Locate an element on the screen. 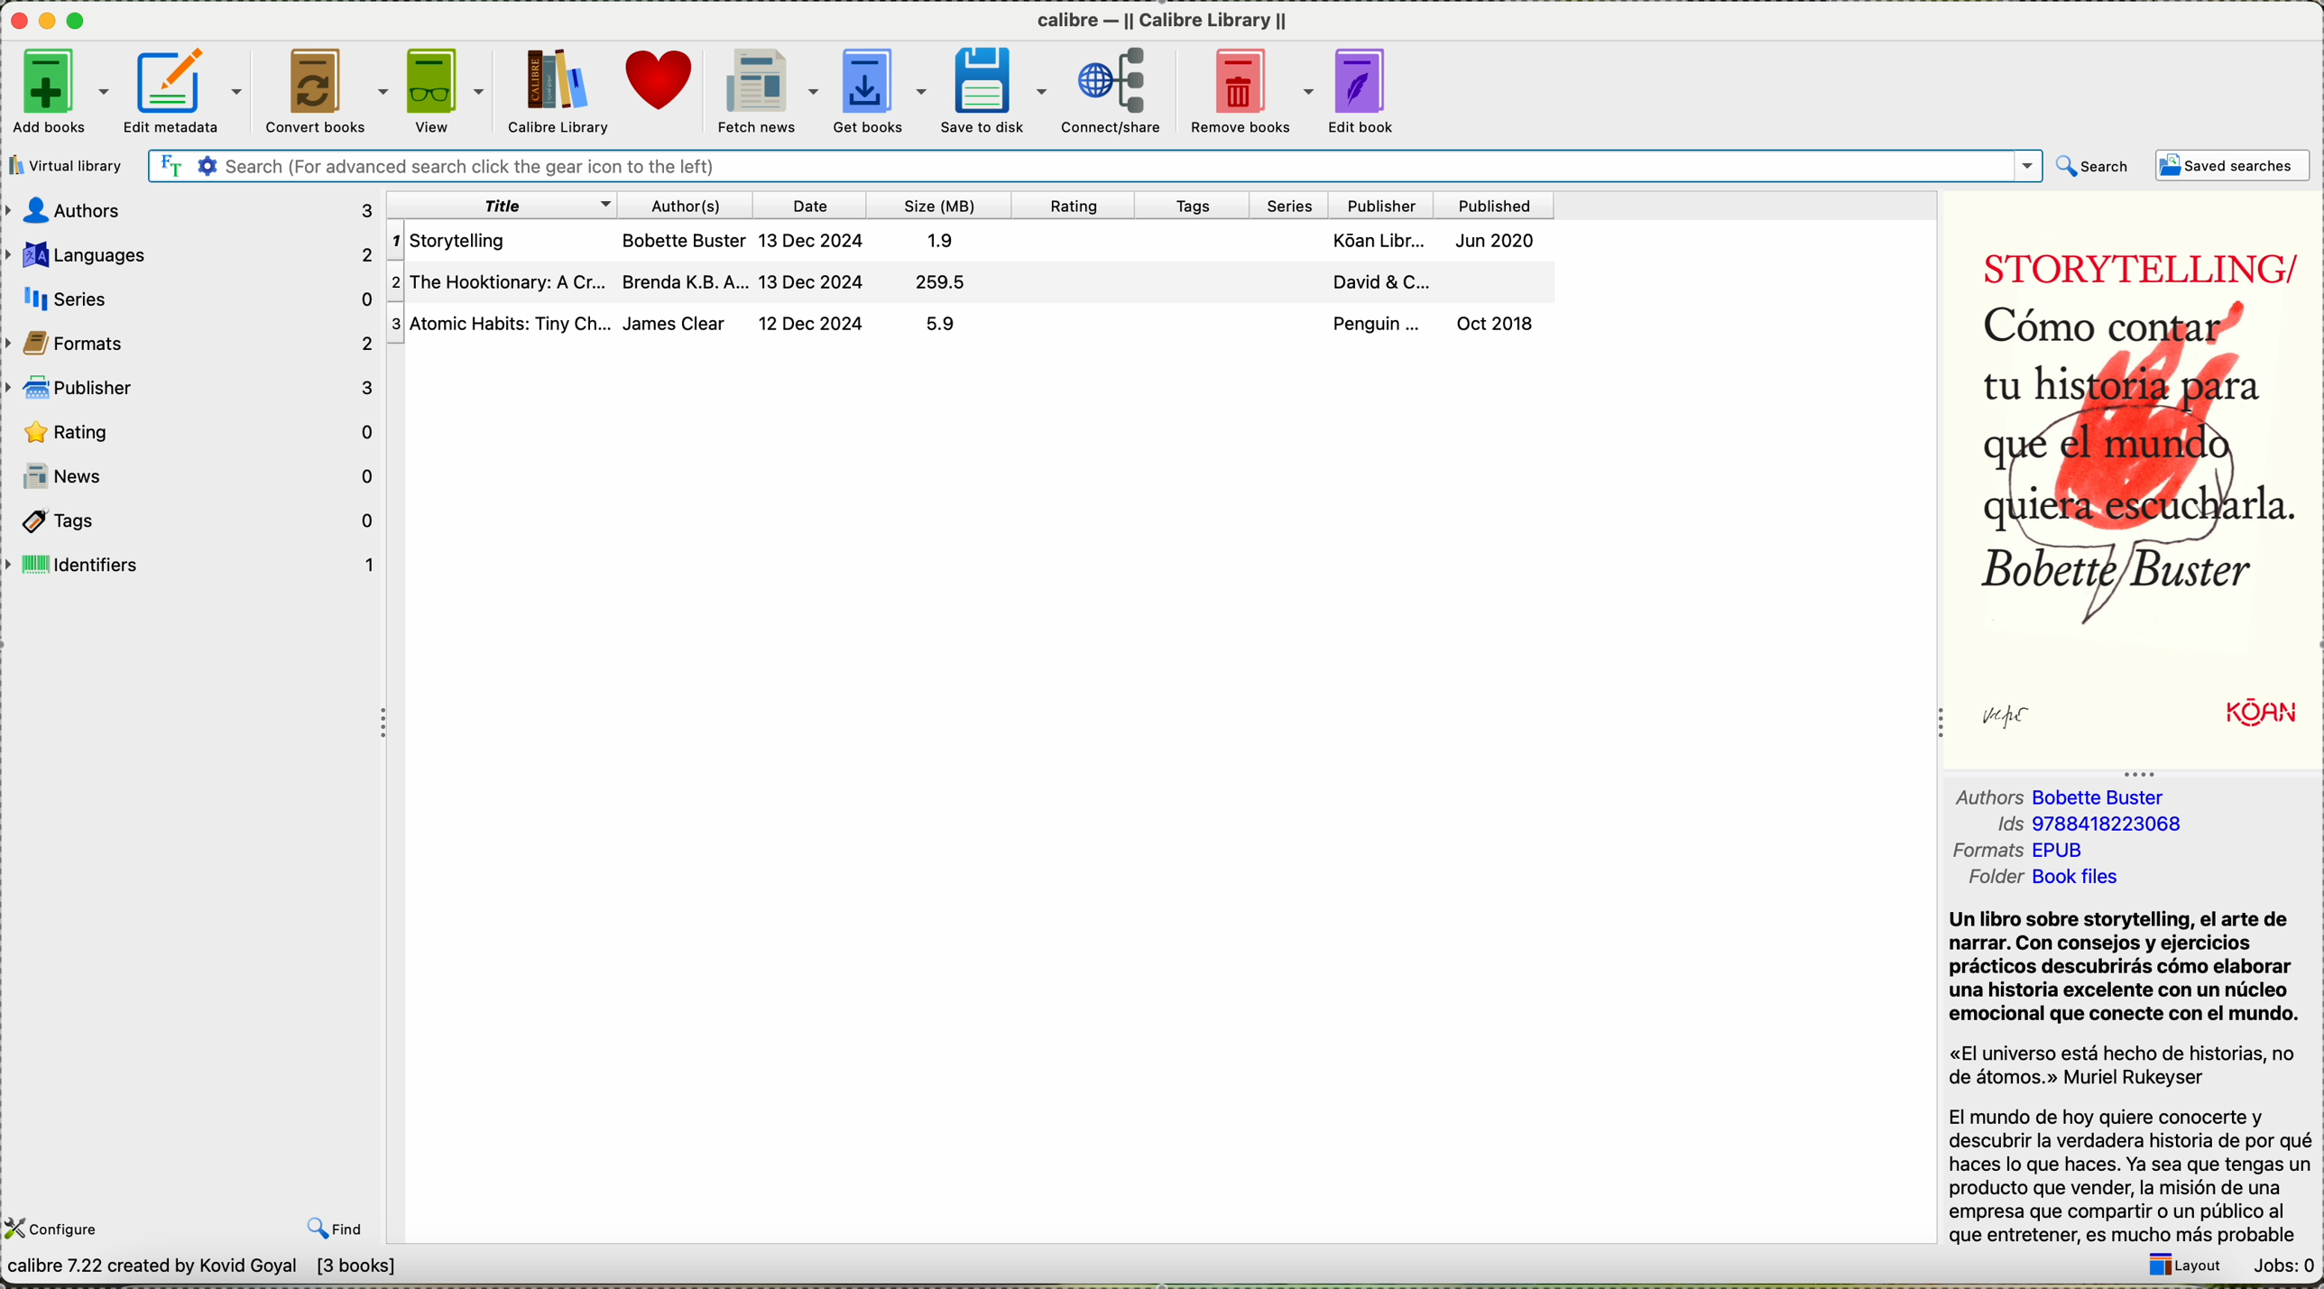  5.9 is located at coordinates (954, 324).